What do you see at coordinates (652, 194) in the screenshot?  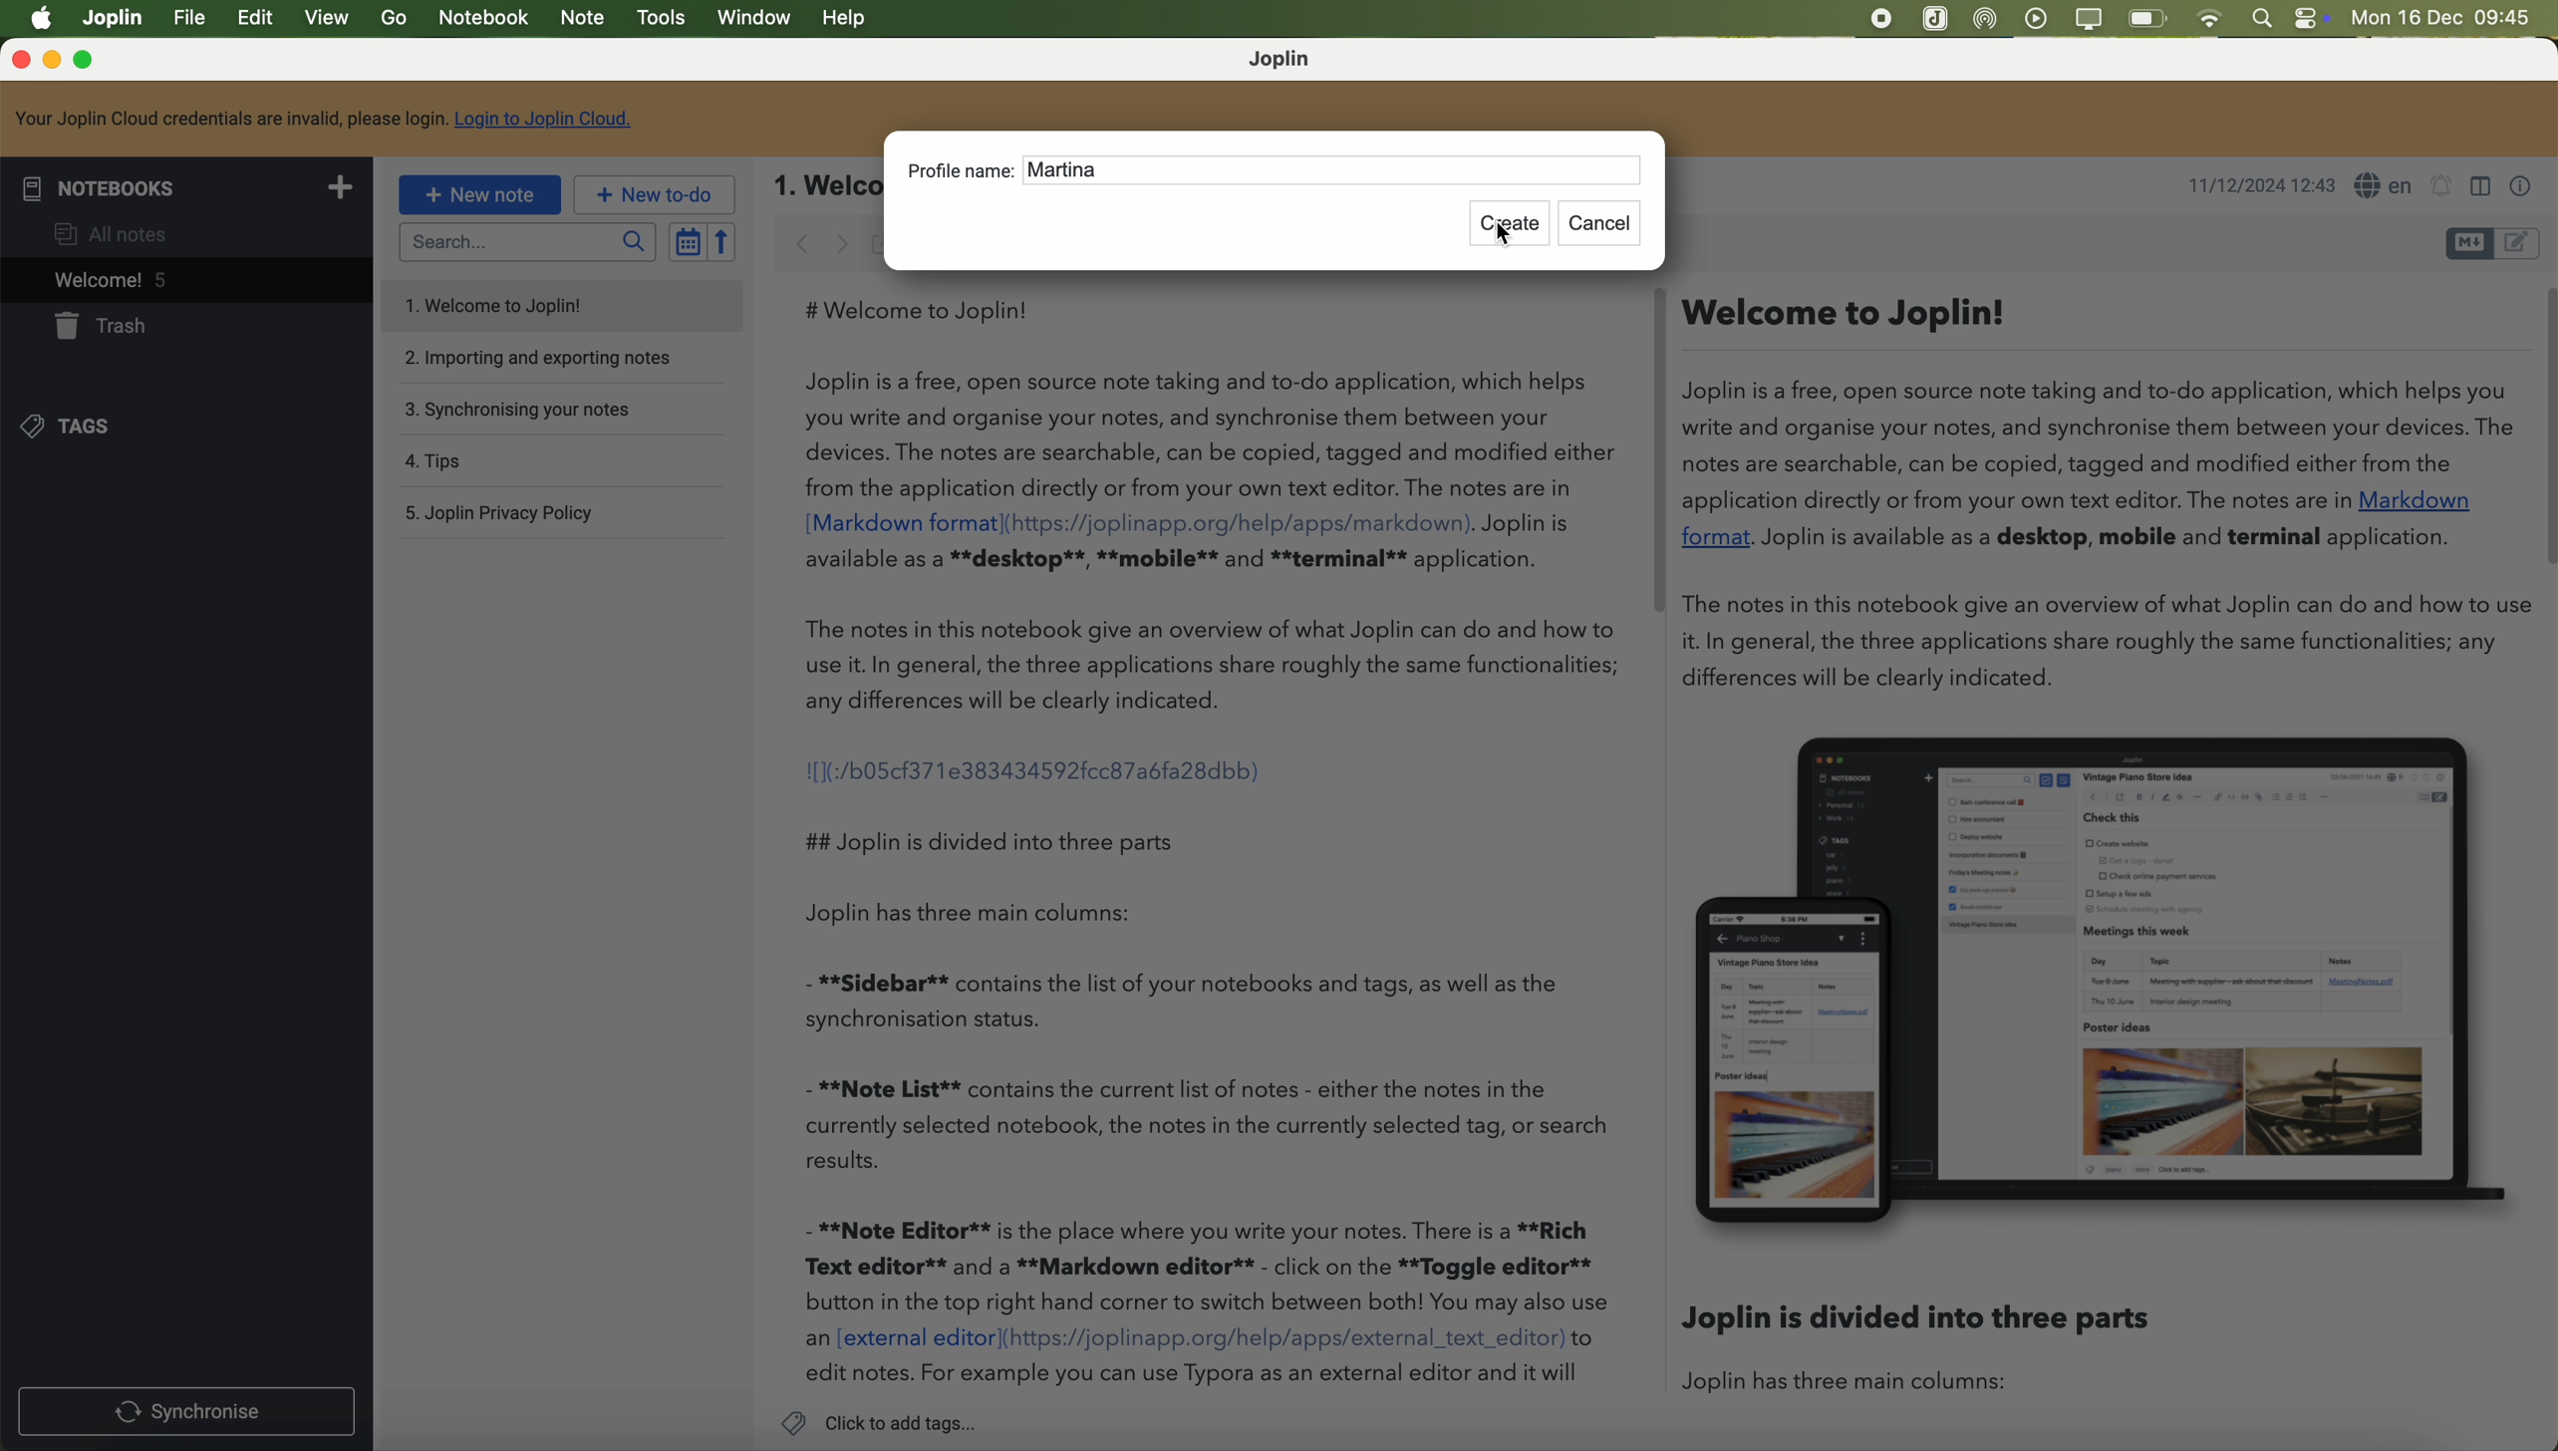 I see `new to-do` at bounding box center [652, 194].